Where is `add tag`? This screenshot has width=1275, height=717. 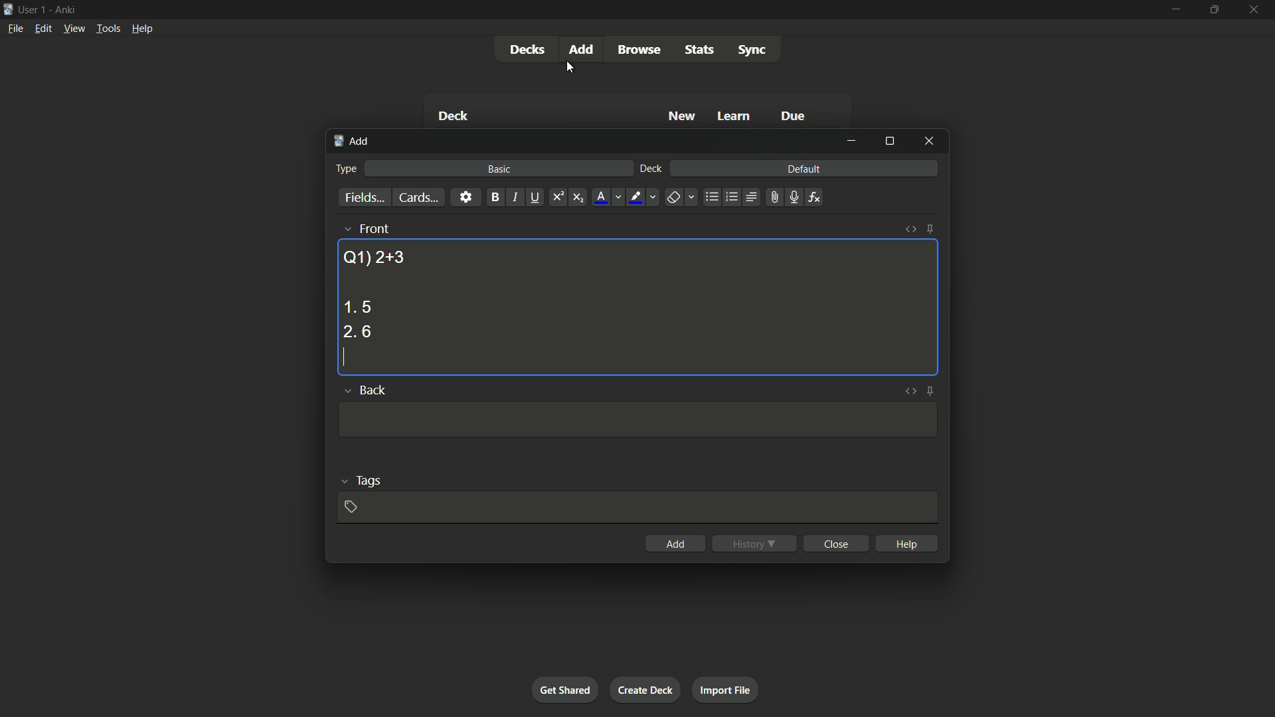
add tag is located at coordinates (350, 507).